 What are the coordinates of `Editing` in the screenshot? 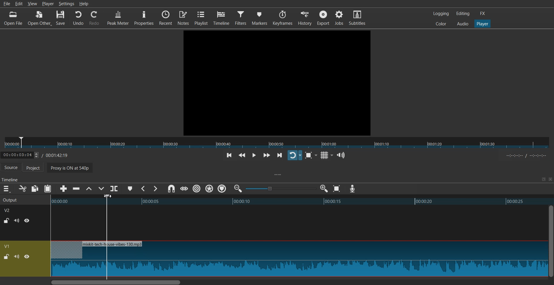 It's located at (463, 13).